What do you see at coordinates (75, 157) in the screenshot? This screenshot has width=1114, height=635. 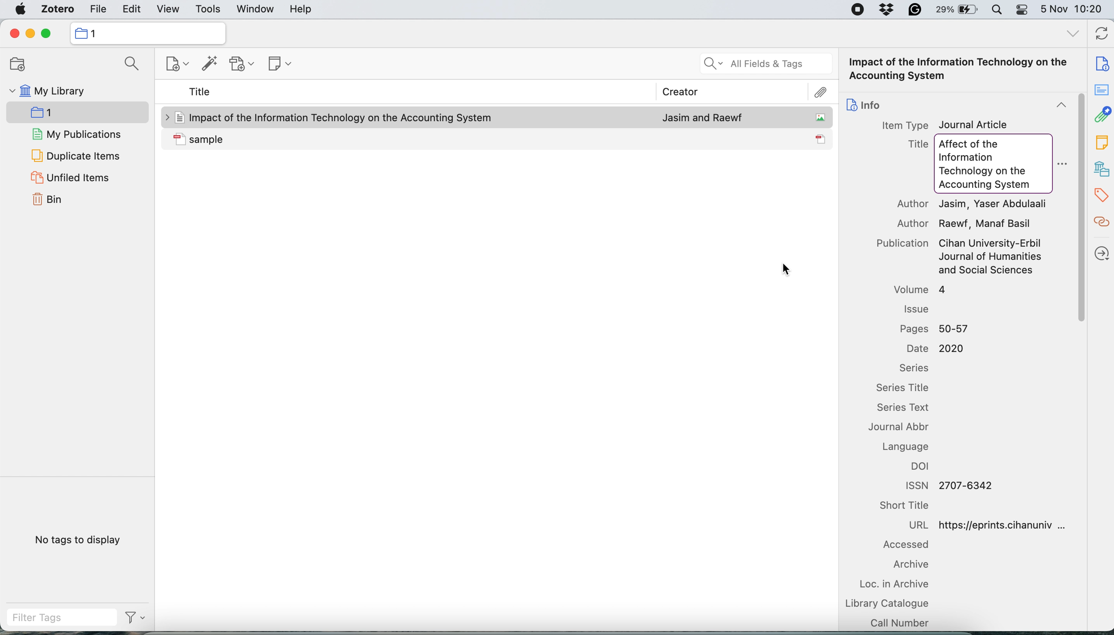 I see `duplicate items` at bounding box center [75, 157].